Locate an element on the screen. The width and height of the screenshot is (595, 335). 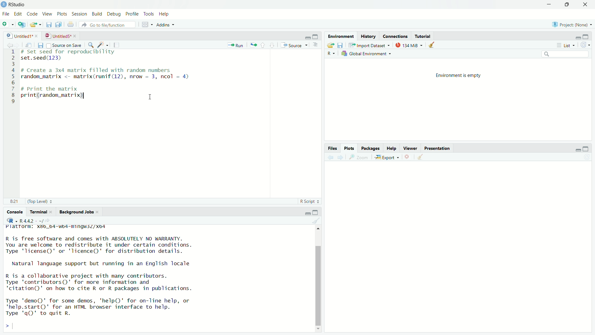
Source on Save is located at coordinates (64, 45).